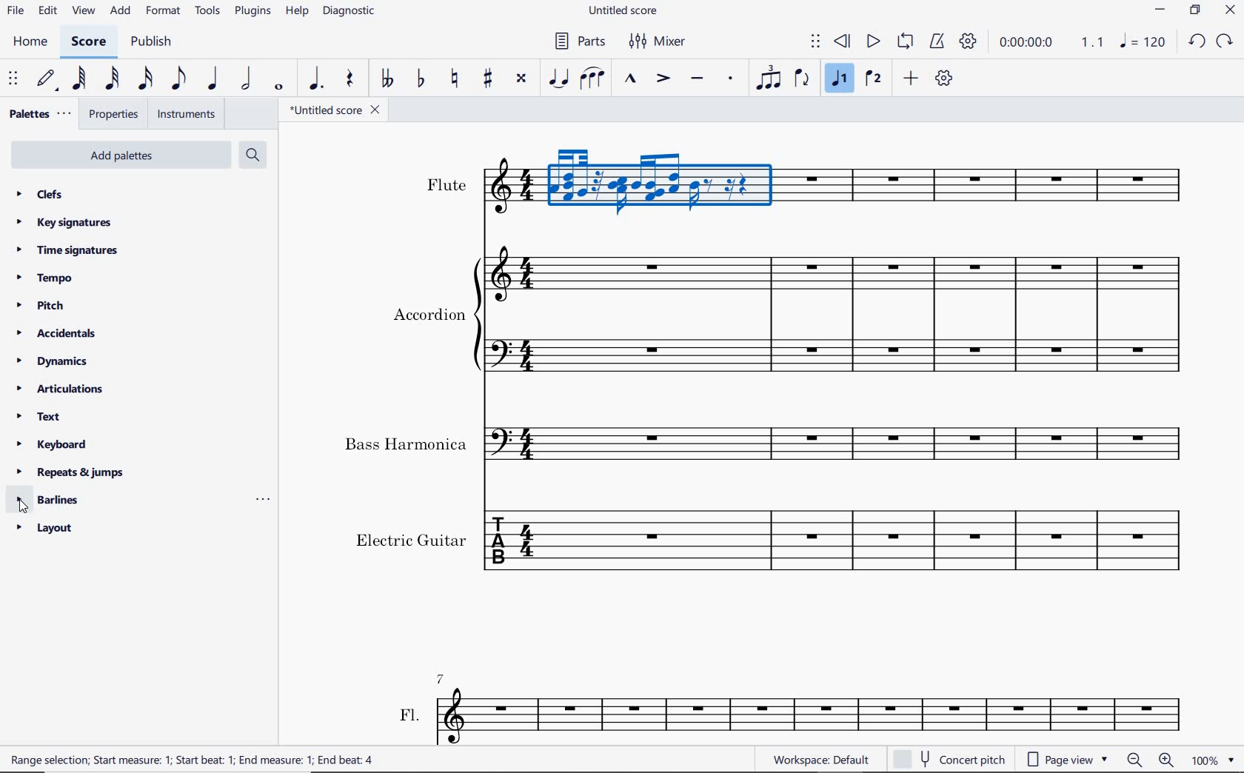 The width and height of the screenshot is (1244, 773). I want to click on tenuto, so click(696, 78).